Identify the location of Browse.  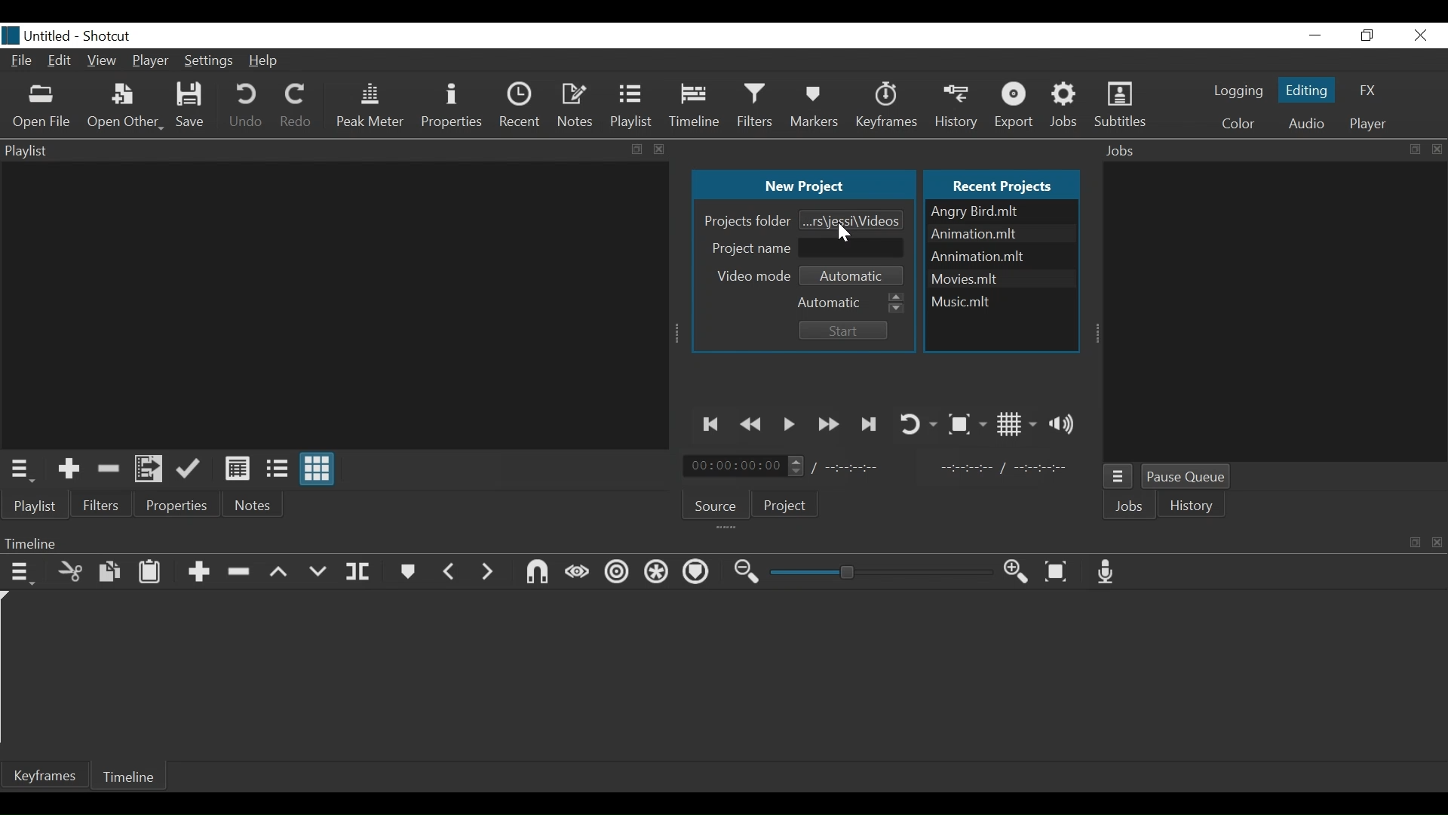
(852, 219).